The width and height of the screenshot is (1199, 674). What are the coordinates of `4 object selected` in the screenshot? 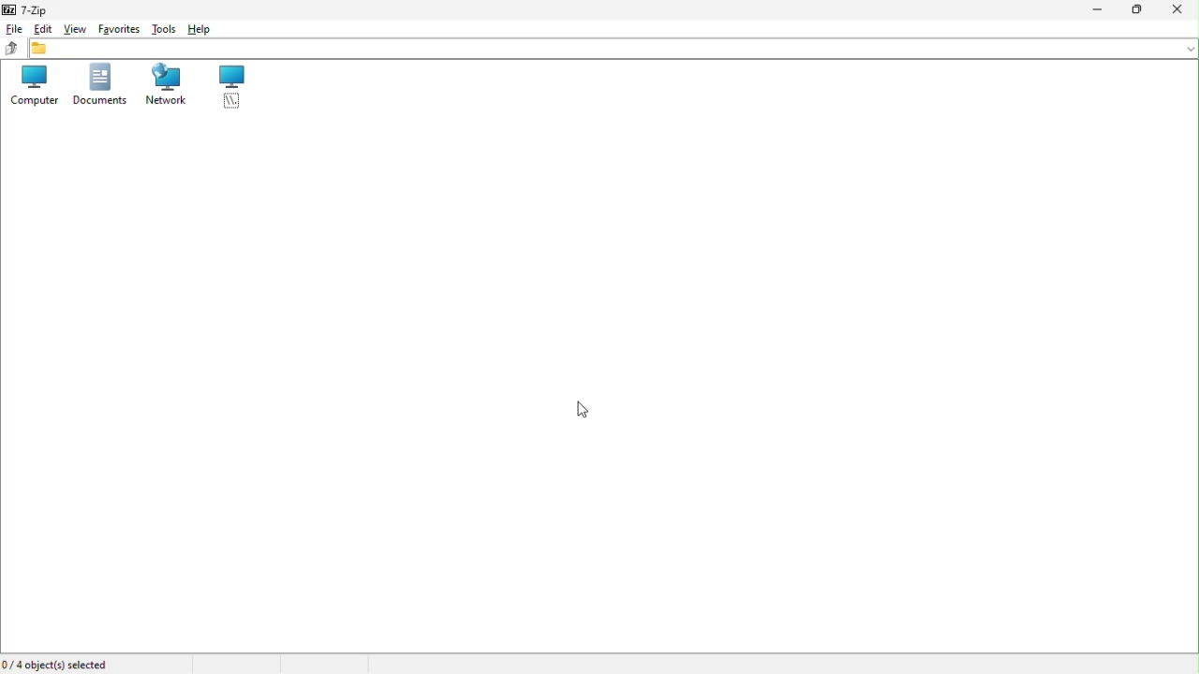 It's located at (60, 664).